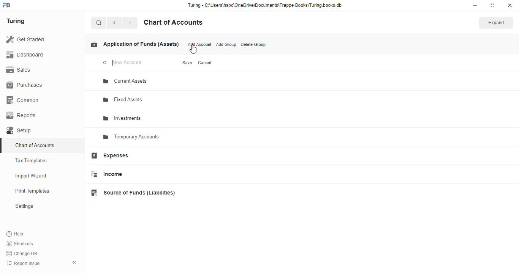  What do you see at coordinates (35, 145) in the screenshot?
I see `chart of accounts` at bounding box center [35, 145].